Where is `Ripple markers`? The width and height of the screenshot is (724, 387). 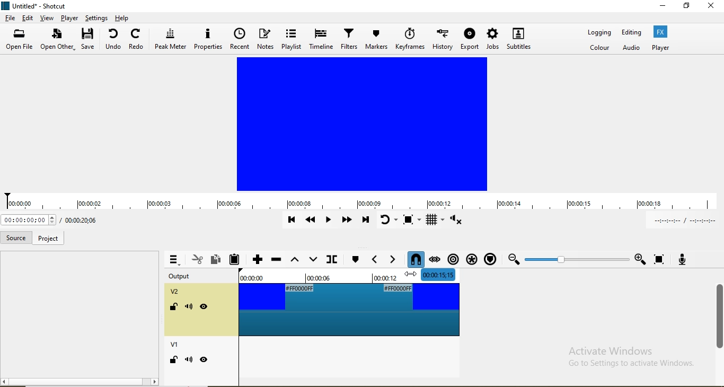 Ripple markers is located at coordinates (452, 257).